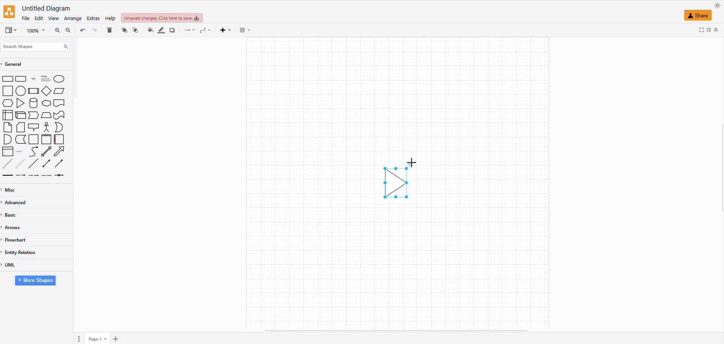 Image resolution: width=724 pixels, height=344 pixels. Describe the element at coordinates (34, 139) in the screenshot. I see `Page` at that location.